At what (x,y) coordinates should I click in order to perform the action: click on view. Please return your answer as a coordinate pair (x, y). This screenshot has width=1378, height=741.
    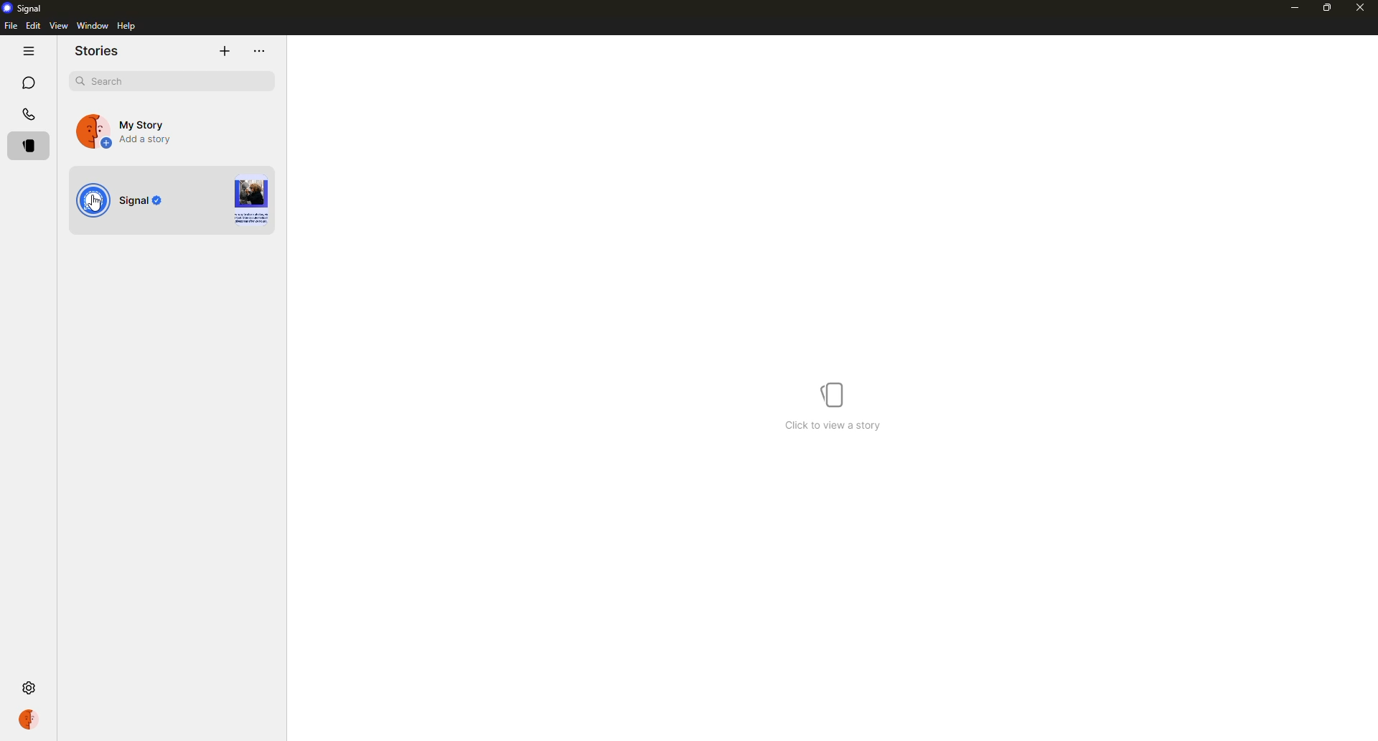
    Looking at the image, I should click on (57, 25).